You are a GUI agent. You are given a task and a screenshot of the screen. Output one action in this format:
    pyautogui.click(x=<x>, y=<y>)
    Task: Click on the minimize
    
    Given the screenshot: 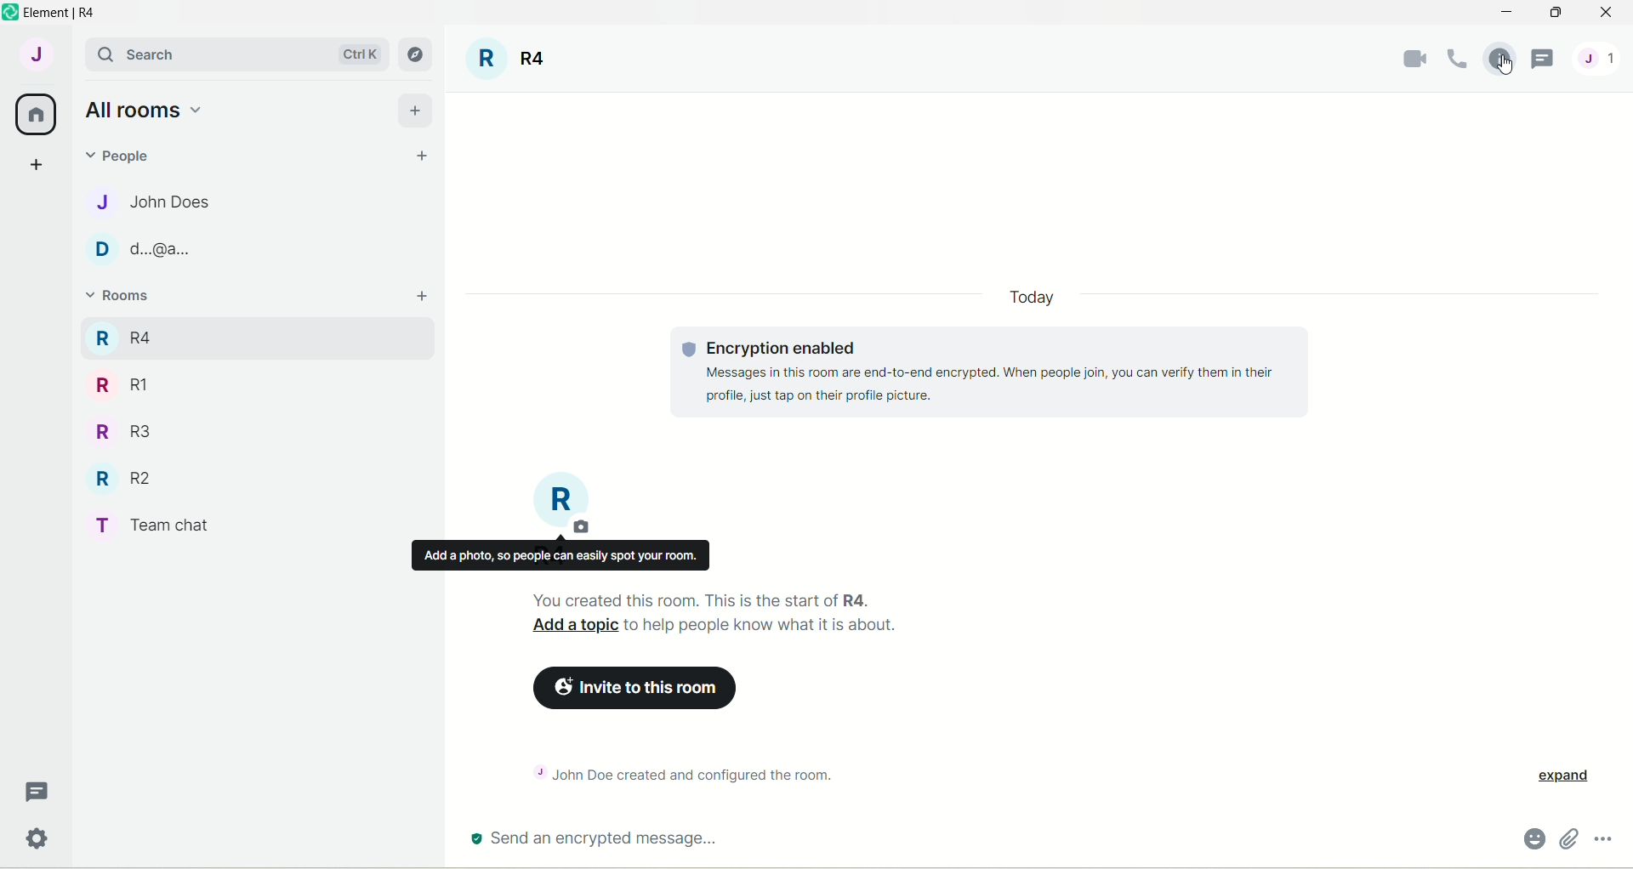 What is the action you would take?
    pyautogui.click(x=1503, y=14)
    